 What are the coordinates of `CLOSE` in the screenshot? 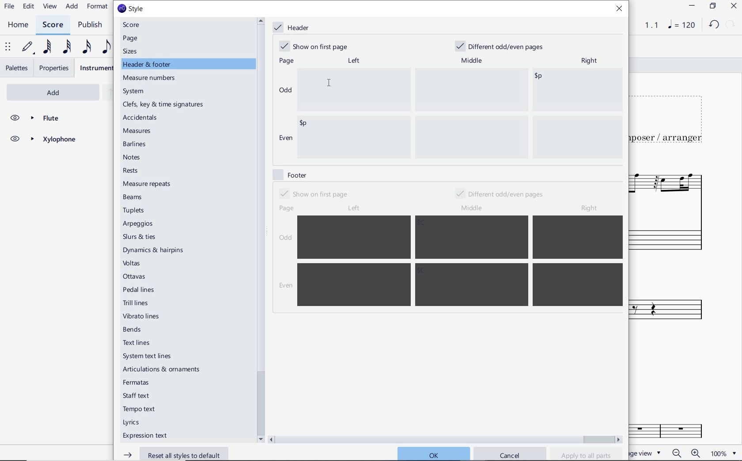 It's located at (733, 6).